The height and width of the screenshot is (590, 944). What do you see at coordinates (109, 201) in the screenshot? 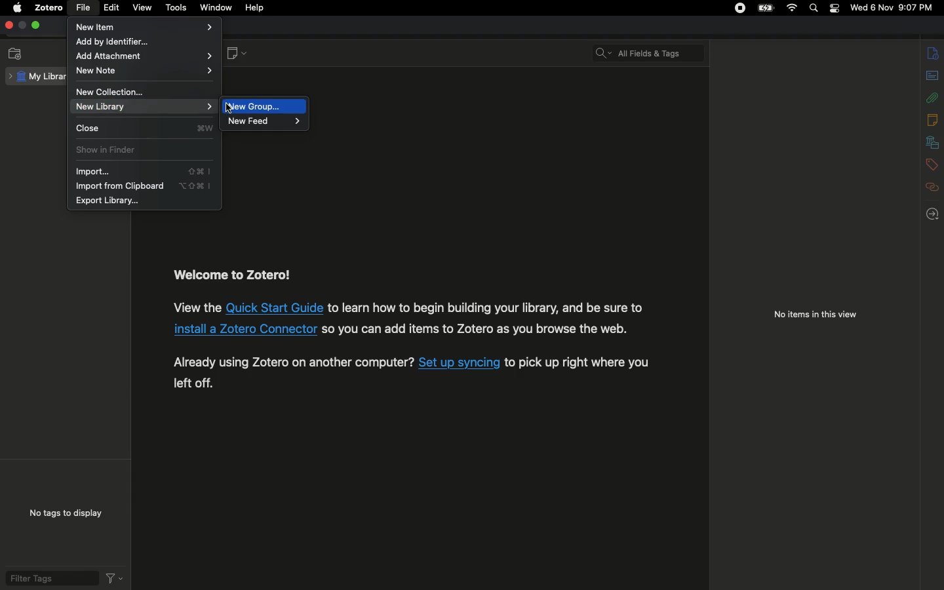
I see `Export library` at bounding box center [109, 201].